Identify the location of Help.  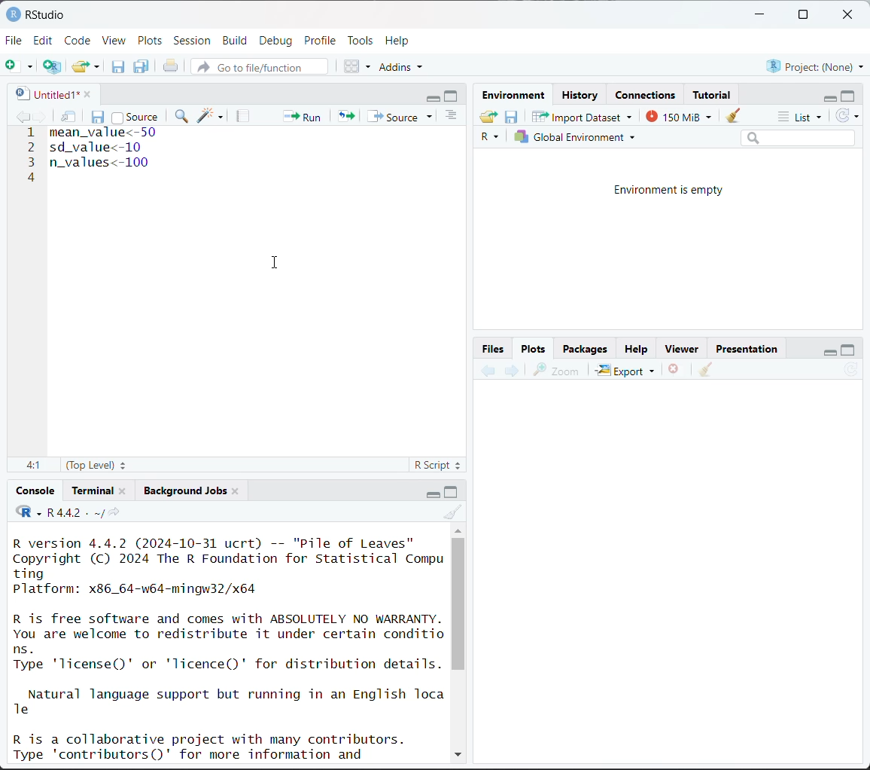
(636, 350).